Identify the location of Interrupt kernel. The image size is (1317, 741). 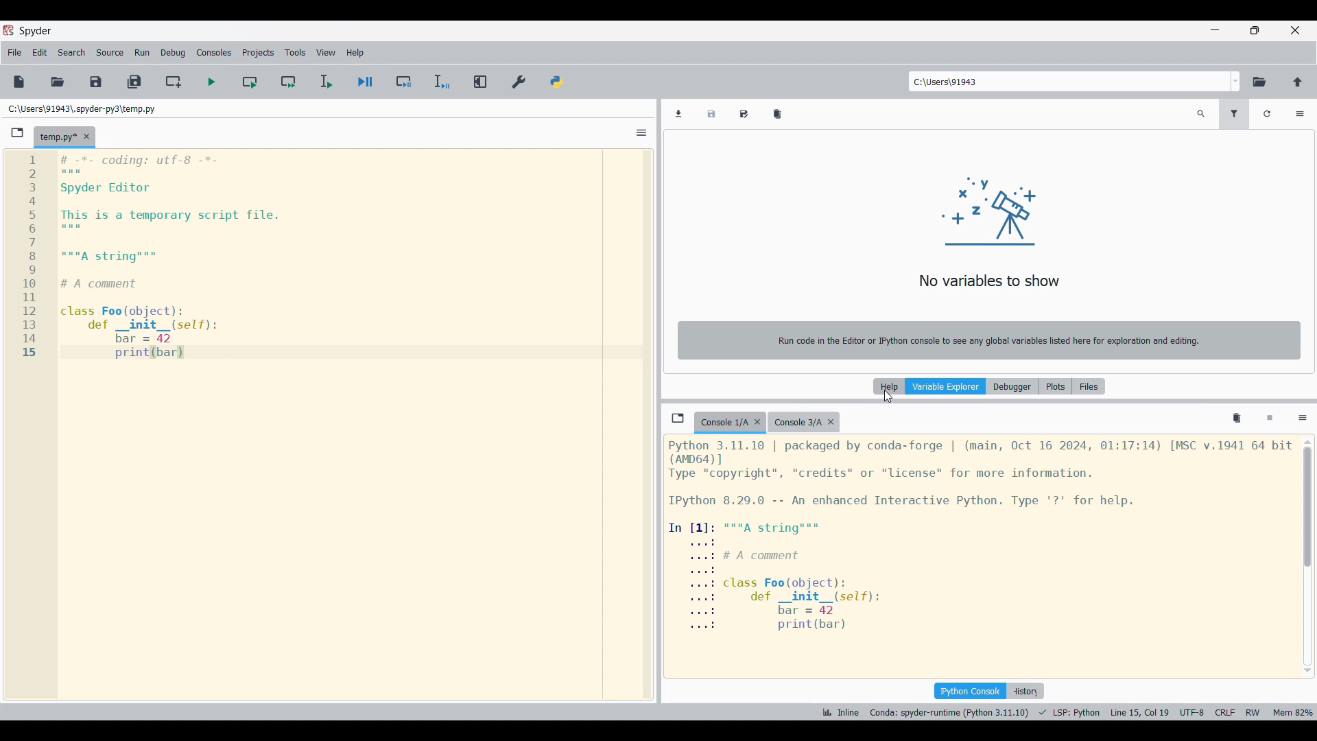
(1270, 419).